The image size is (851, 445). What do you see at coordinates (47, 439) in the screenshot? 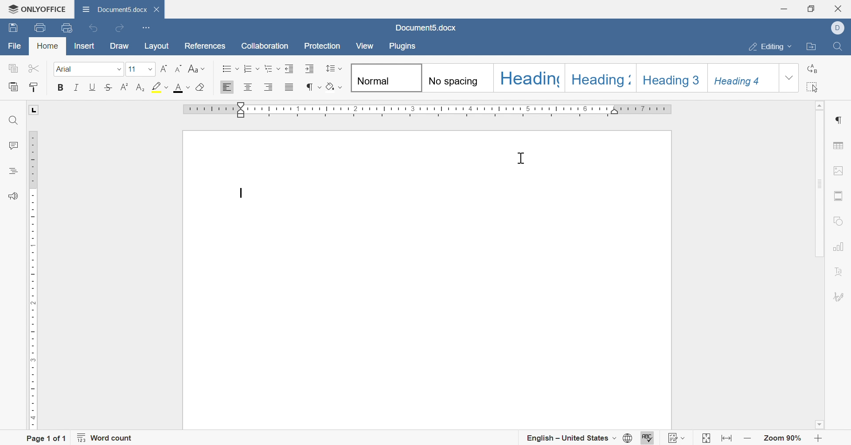
I see `page 1 of 1` at bounding box center [47, 439].